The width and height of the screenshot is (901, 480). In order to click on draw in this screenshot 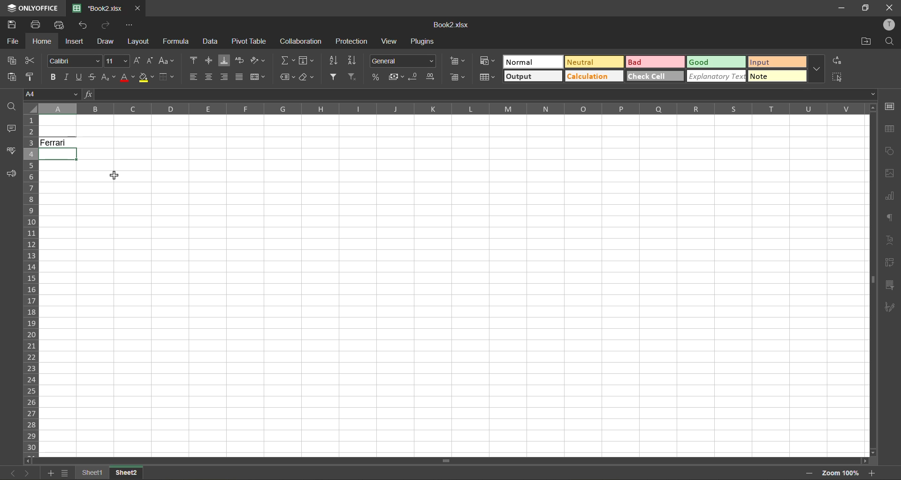, I will do `click(105, 42)`.